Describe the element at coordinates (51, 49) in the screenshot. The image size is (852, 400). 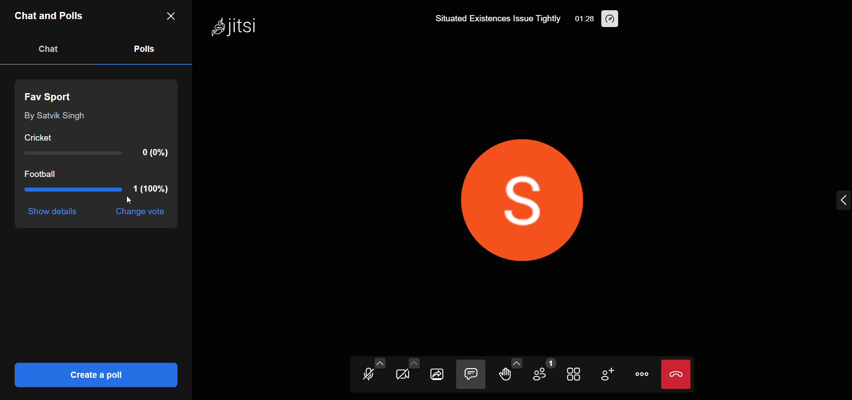
I see `chat` at that location.